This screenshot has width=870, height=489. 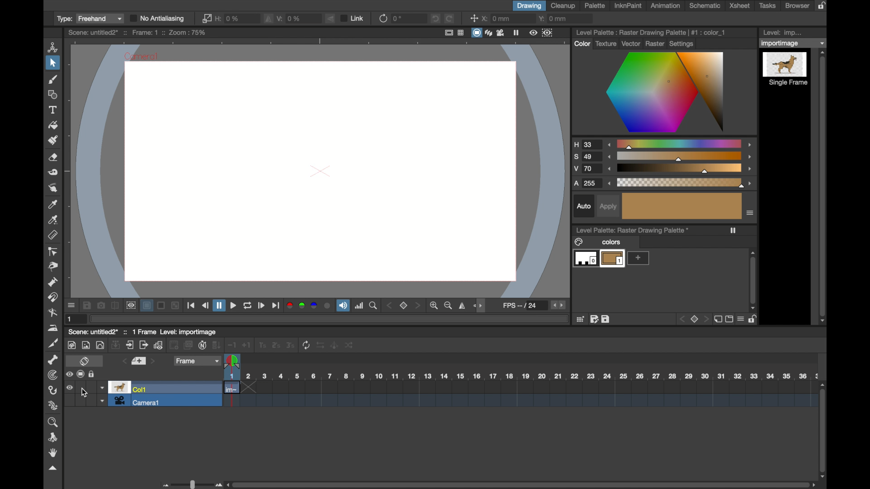 I want to click on animation, so click(x=666, y=6).